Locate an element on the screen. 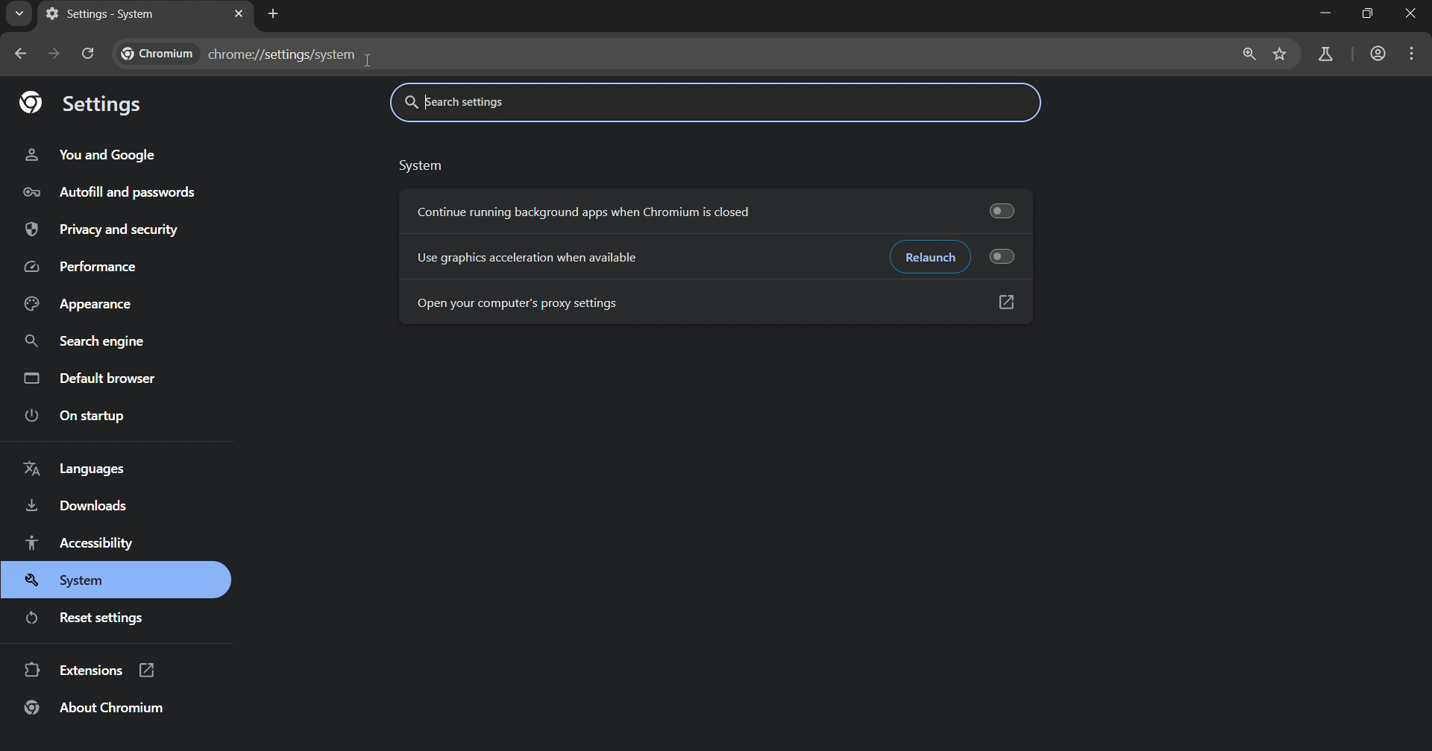 This screenshot has width=1432, height=751. chrome://settings/system is located at coordinates (239, 54).